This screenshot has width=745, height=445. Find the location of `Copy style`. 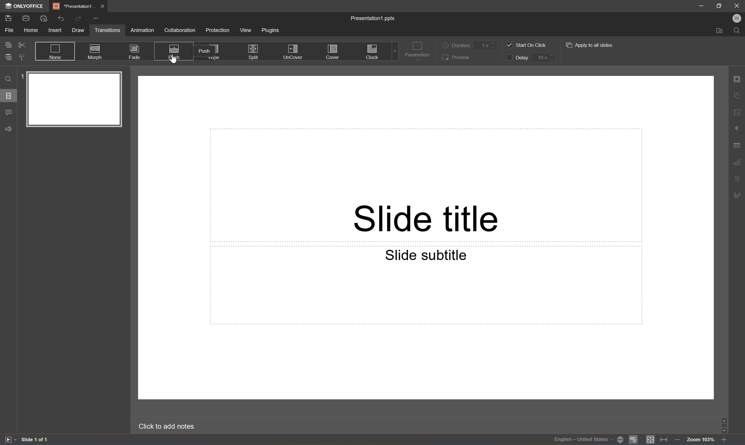

Copy style is located at coordinates (22, 58).